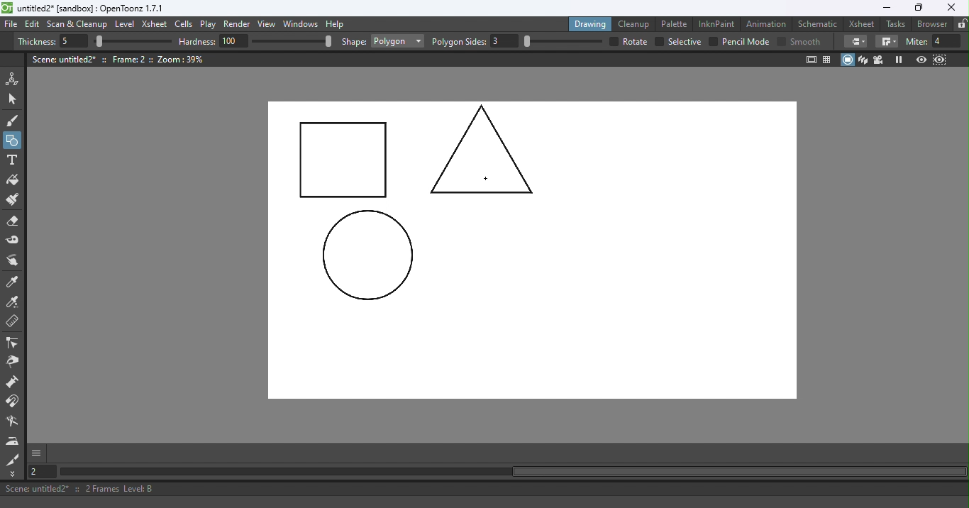 The width and height of the screenshot is (969, 508). Describe the element at coordinates (7, 8) in the screenshot. I see `logo` at that location.